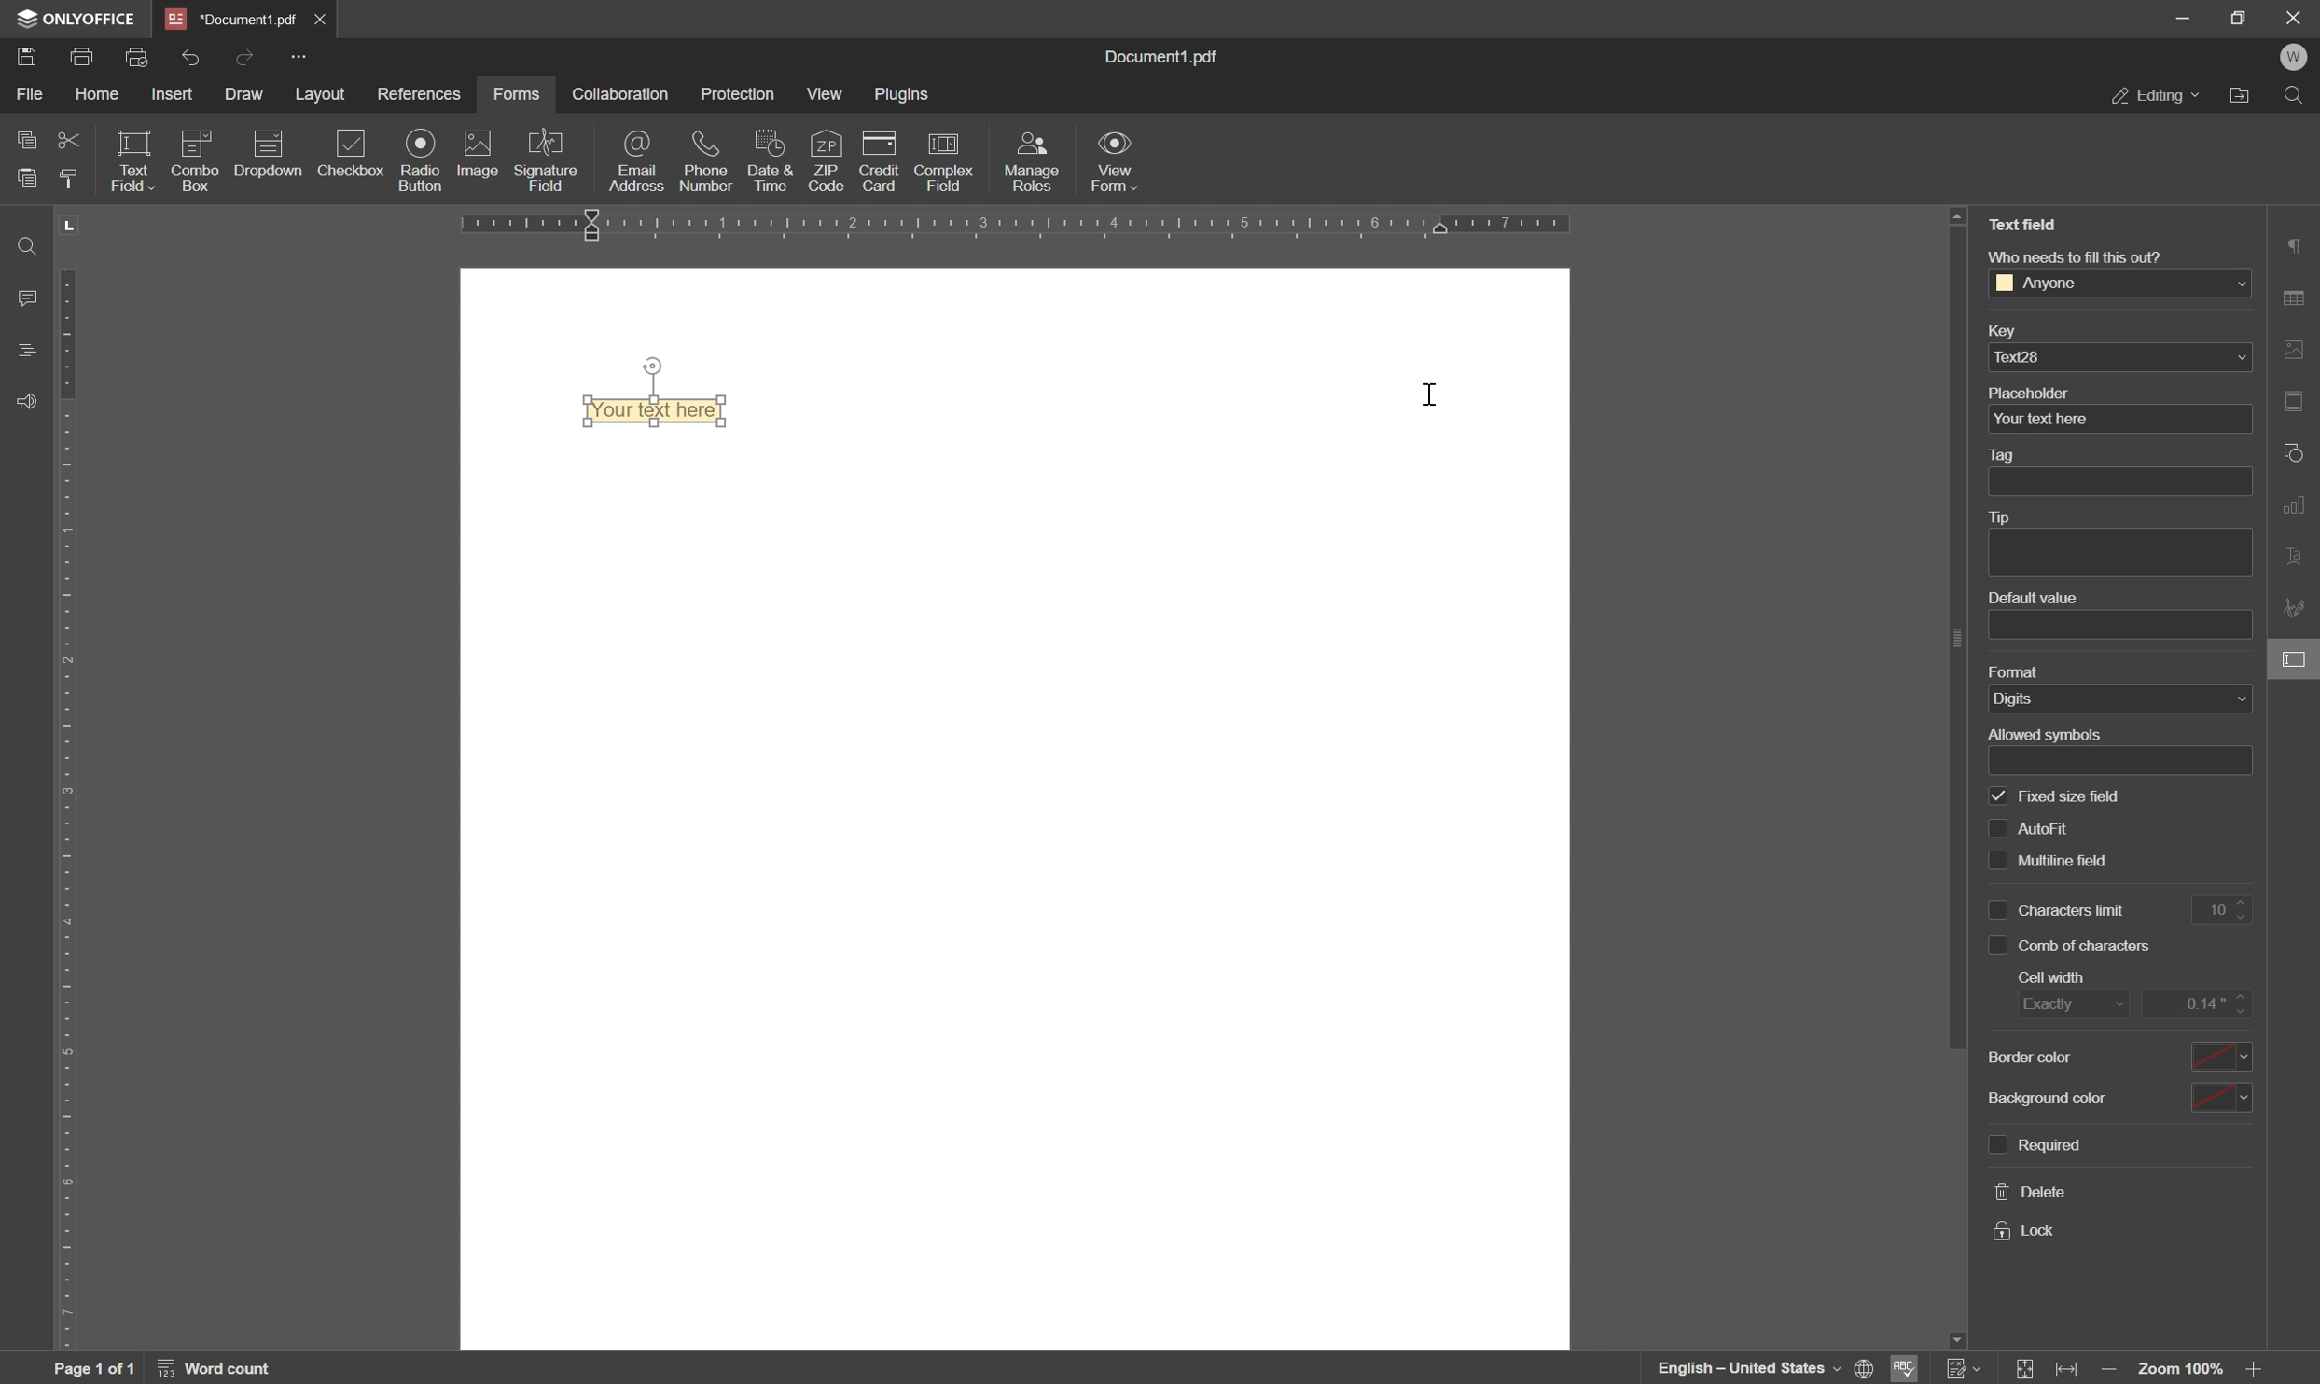  What do you see at coordinates (1957, 215) in the screenshot?
I see `scroll up` at bounding box center [1957, 215].